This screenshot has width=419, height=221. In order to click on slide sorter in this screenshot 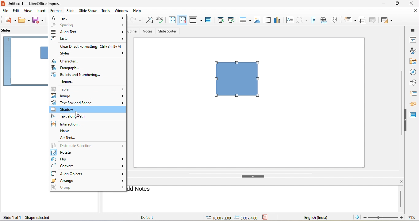, I will do `click(168, 31)`.